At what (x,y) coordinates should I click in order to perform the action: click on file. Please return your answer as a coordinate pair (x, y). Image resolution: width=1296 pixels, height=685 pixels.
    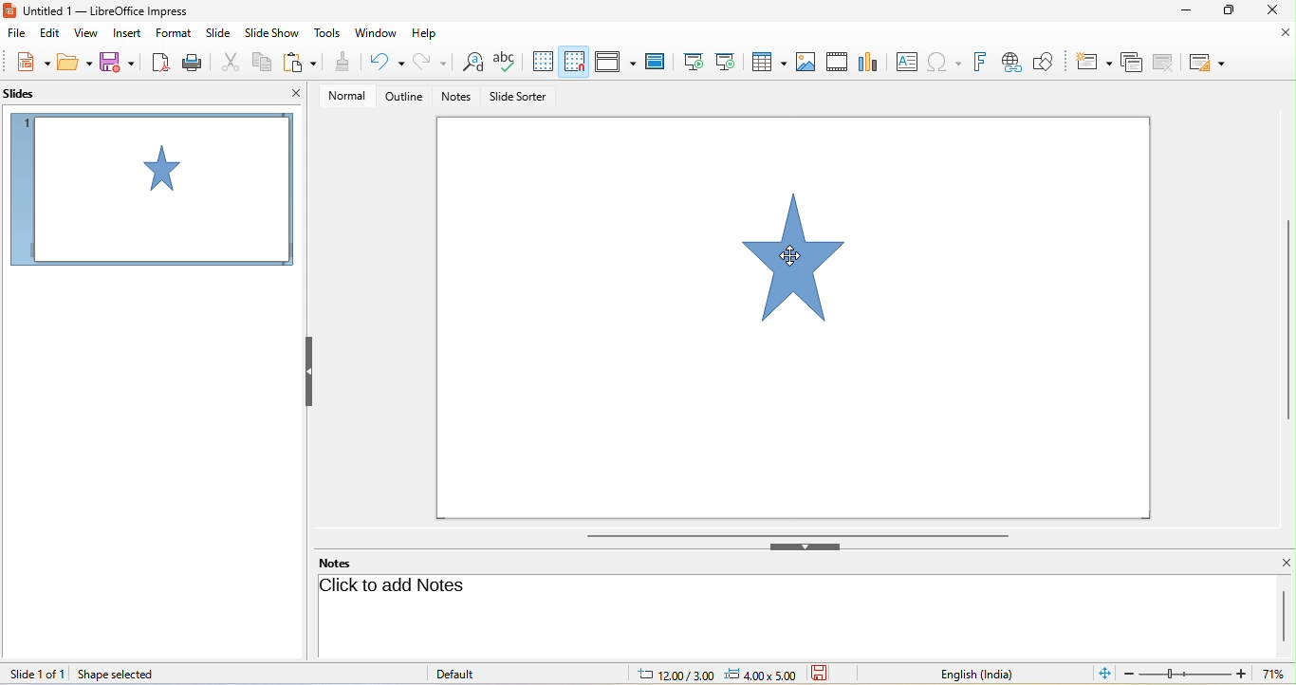
    Looking at the image, I should click on (17, 34).